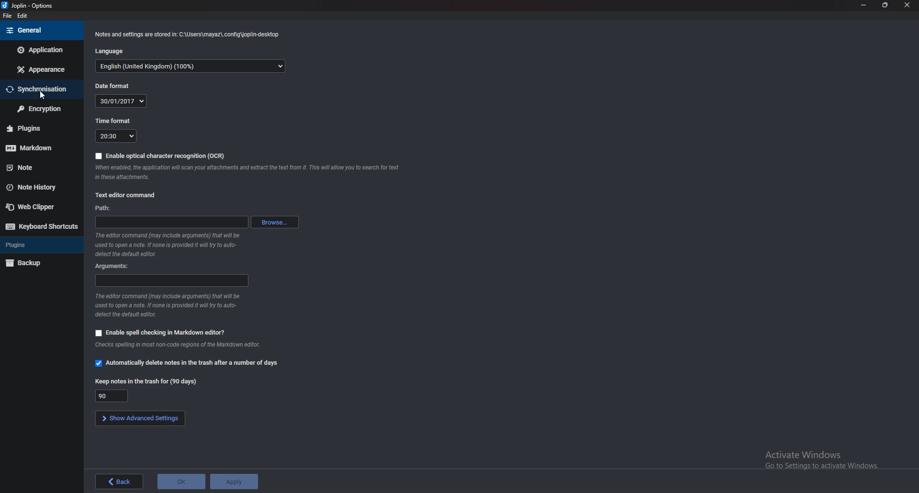 Image resolution: width=919 pixels, height=493 pixels. What do you see at coordinates (114, 121) in the screenshot?
I see `time format` at bounding box center [114, 121].